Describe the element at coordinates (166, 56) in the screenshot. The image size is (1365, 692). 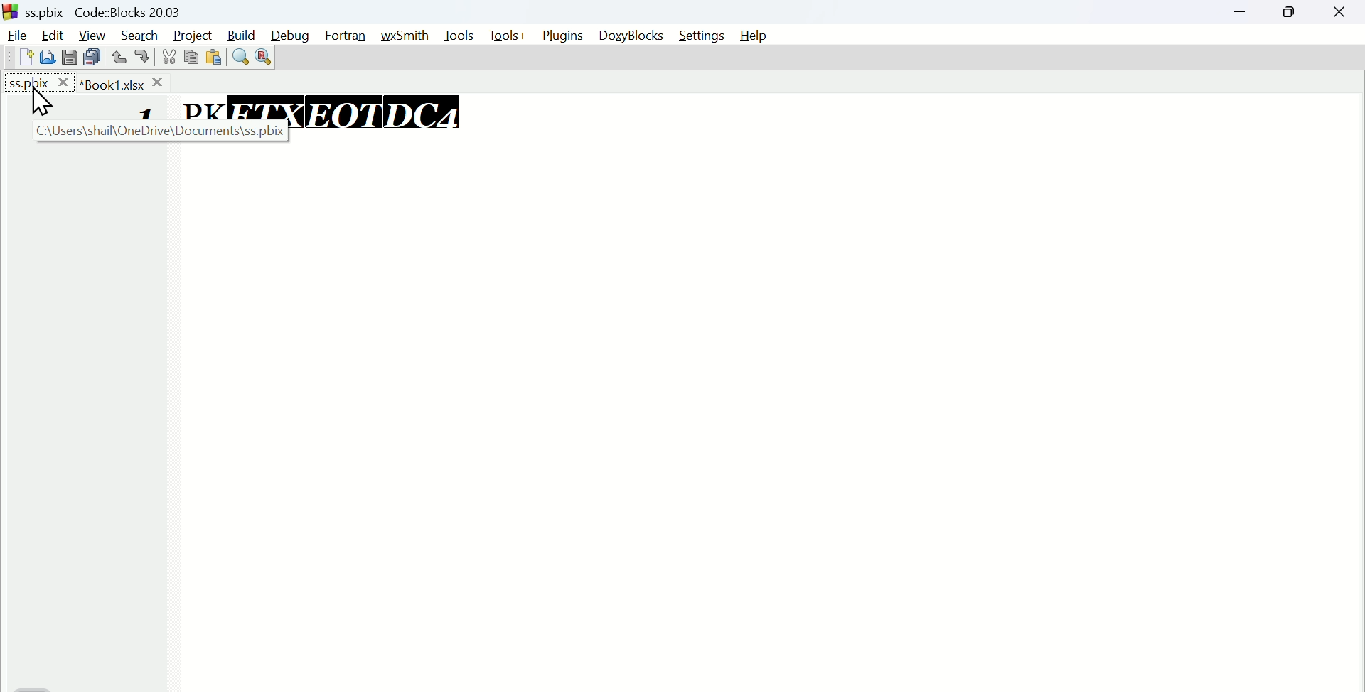
I see `Cut` at that location.